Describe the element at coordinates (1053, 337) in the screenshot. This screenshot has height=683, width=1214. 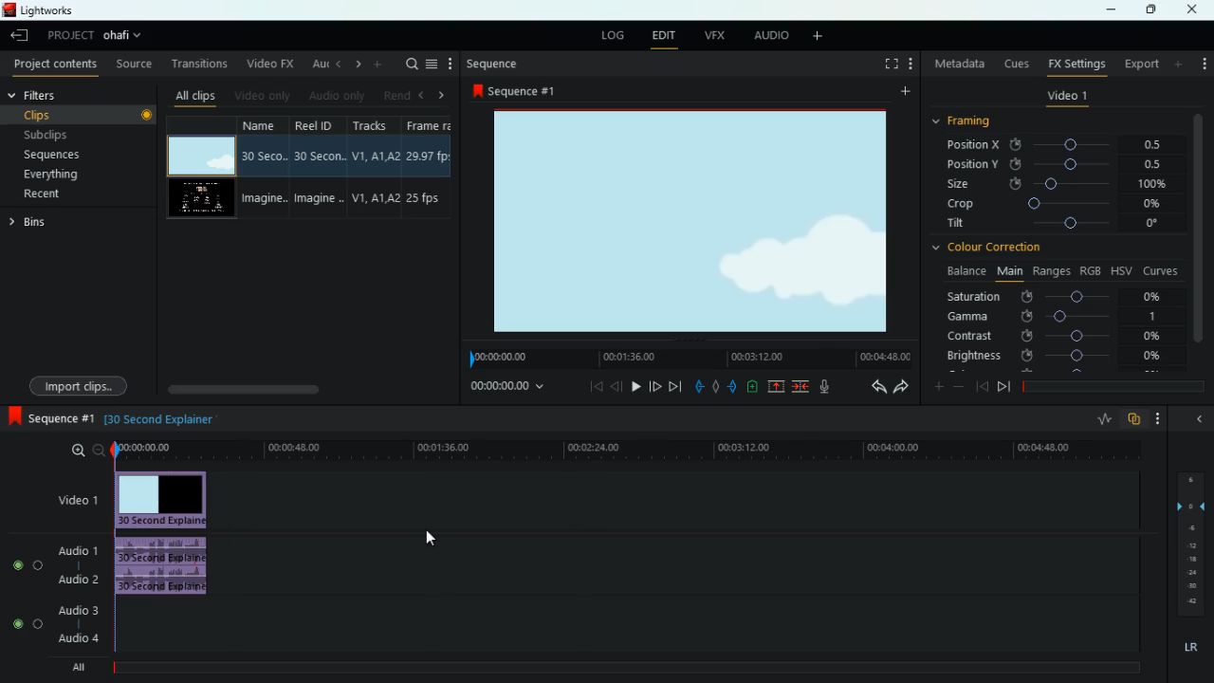
I see `contrast` at that location.